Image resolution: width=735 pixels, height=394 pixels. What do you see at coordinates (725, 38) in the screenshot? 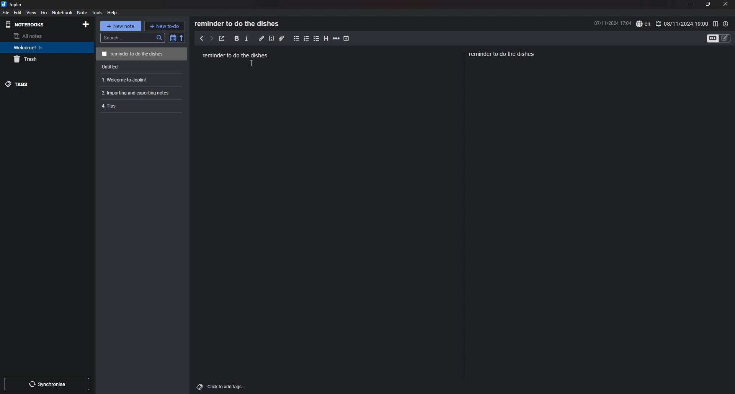
I see `toggle editors` at bounding box center [725, 38].